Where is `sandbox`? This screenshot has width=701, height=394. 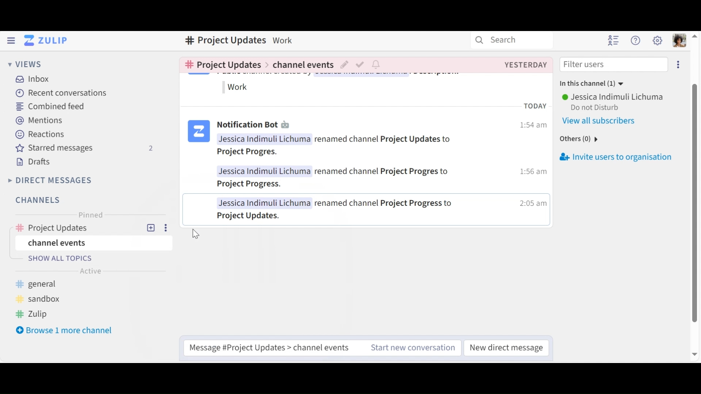
sandbox is located at coordinates (39, 299).